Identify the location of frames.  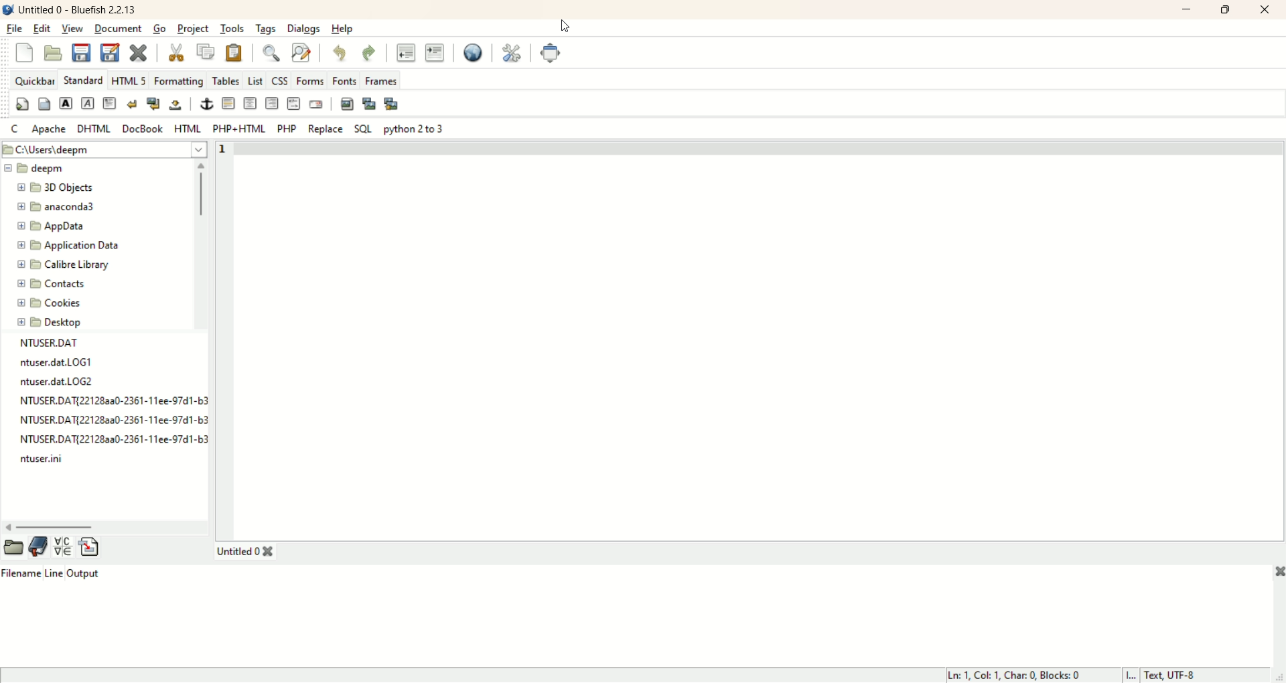
(381, 79).